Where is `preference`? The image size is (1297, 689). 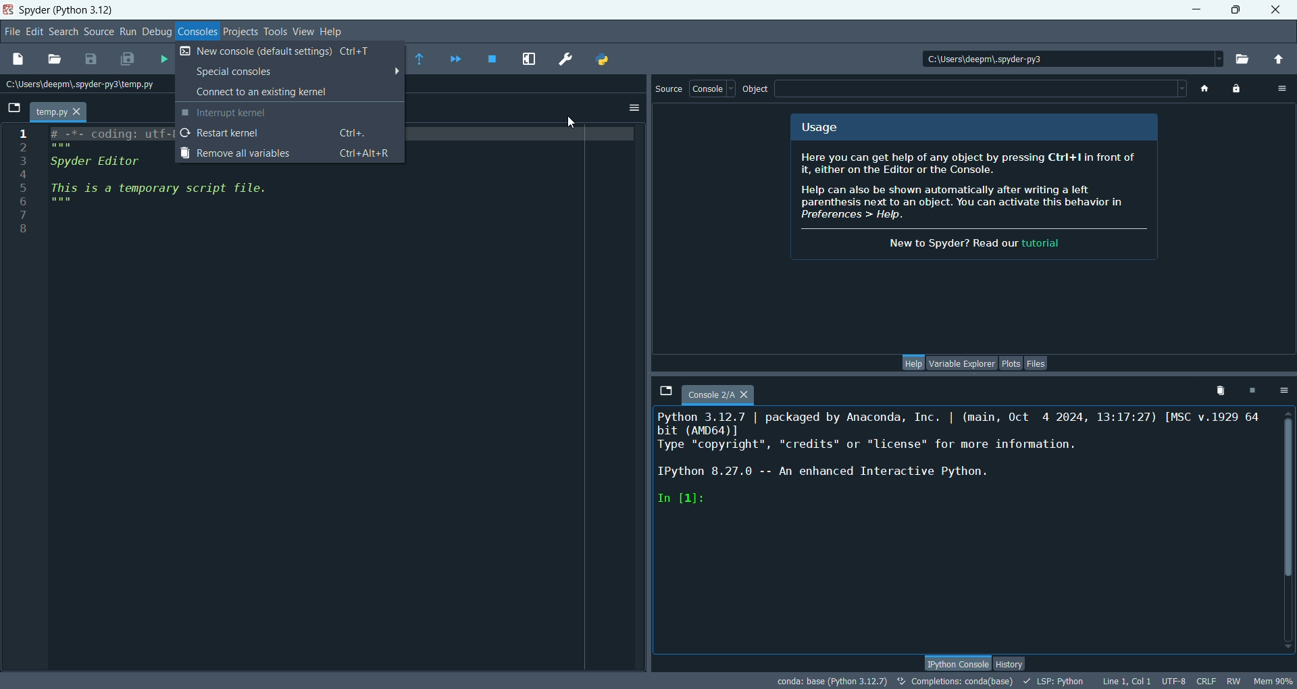
preference is located at coordinates (563, 59).